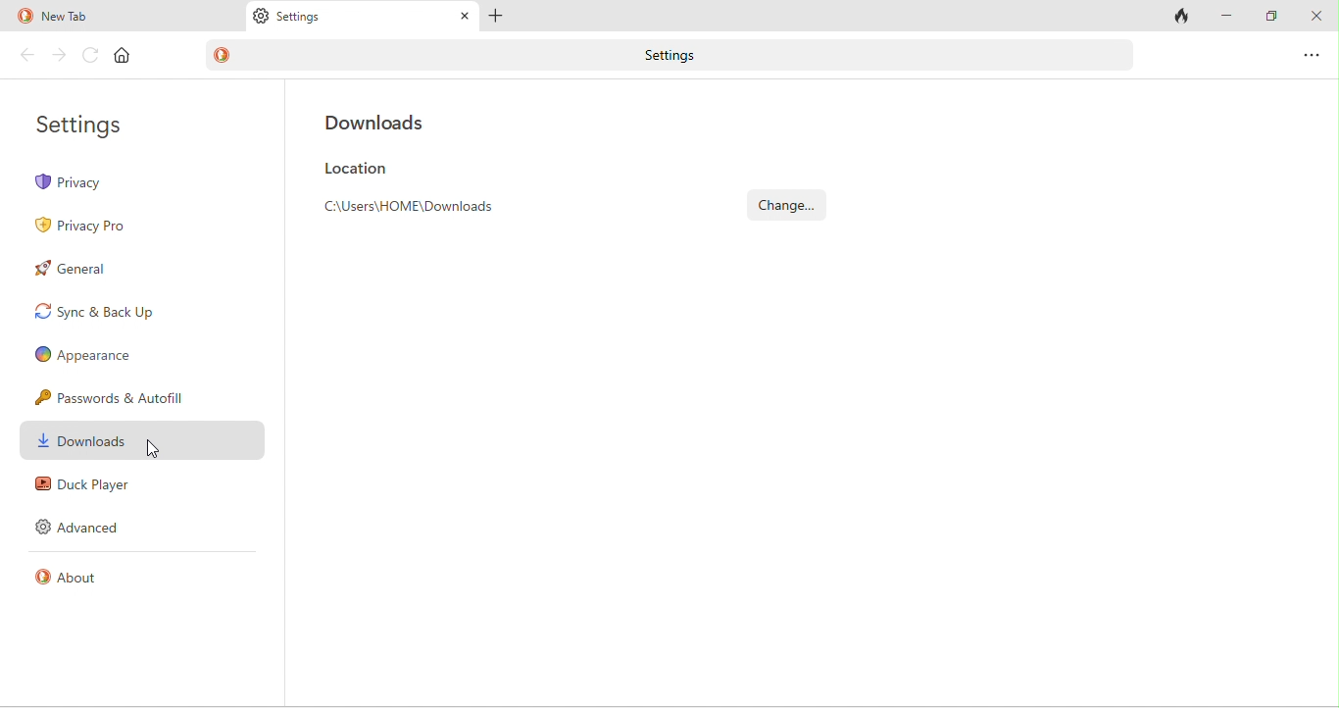 The width and height of the screenshot is (1339, 708). I want to click on back, so click(23, 56).